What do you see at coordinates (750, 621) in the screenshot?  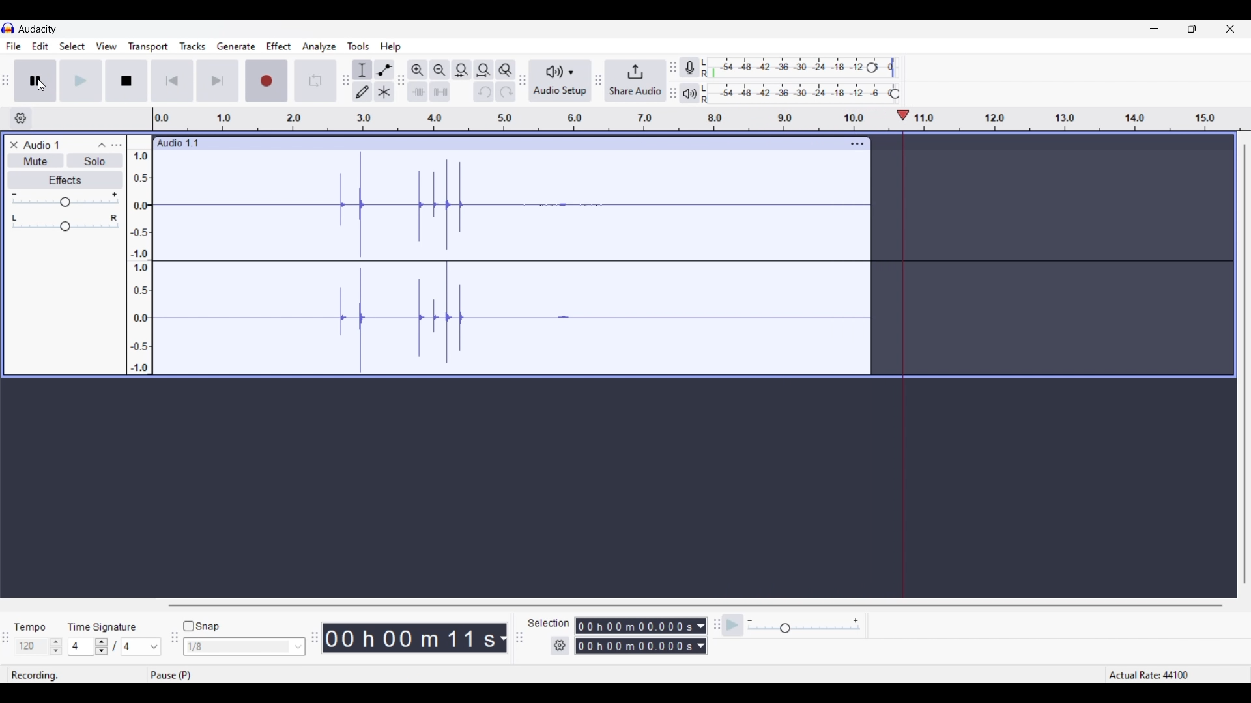 I see `Minimum playback speed` at bounding box center [750, 621].